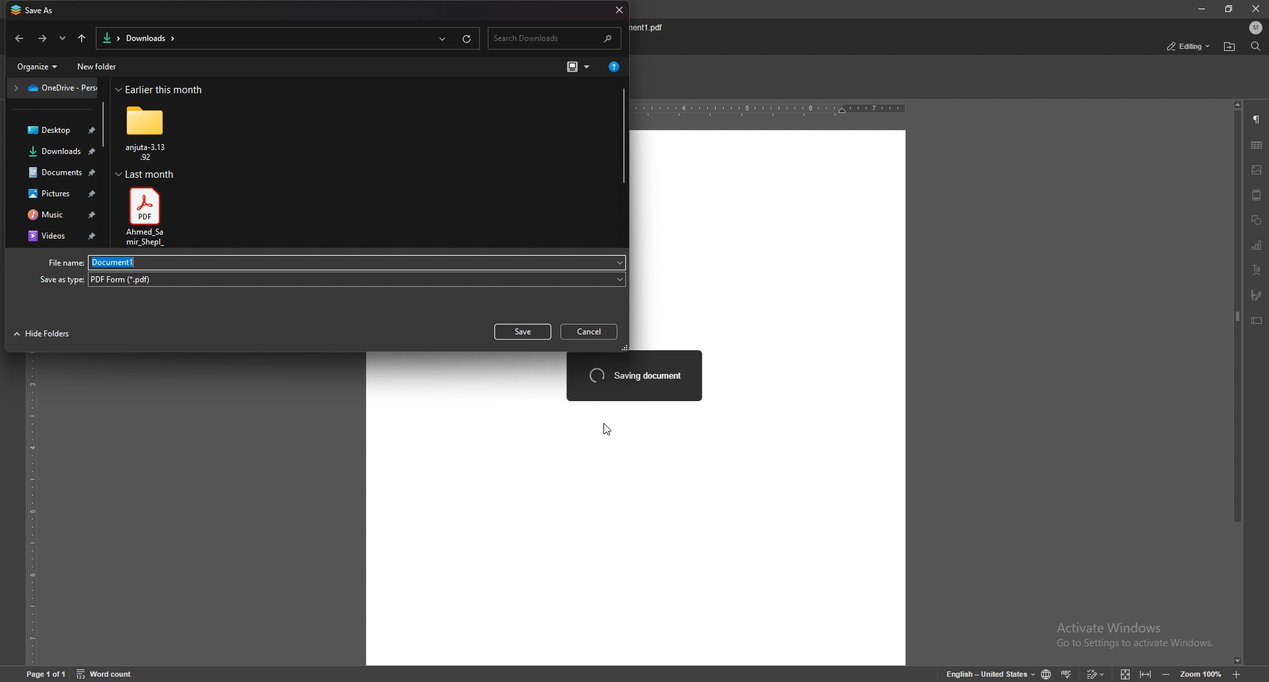 The height and width of the screenshot is (682, 1269). What do you see at coordinates (139, 39) in the screenshot?
I see `file path` at bounding box center [139, 39].